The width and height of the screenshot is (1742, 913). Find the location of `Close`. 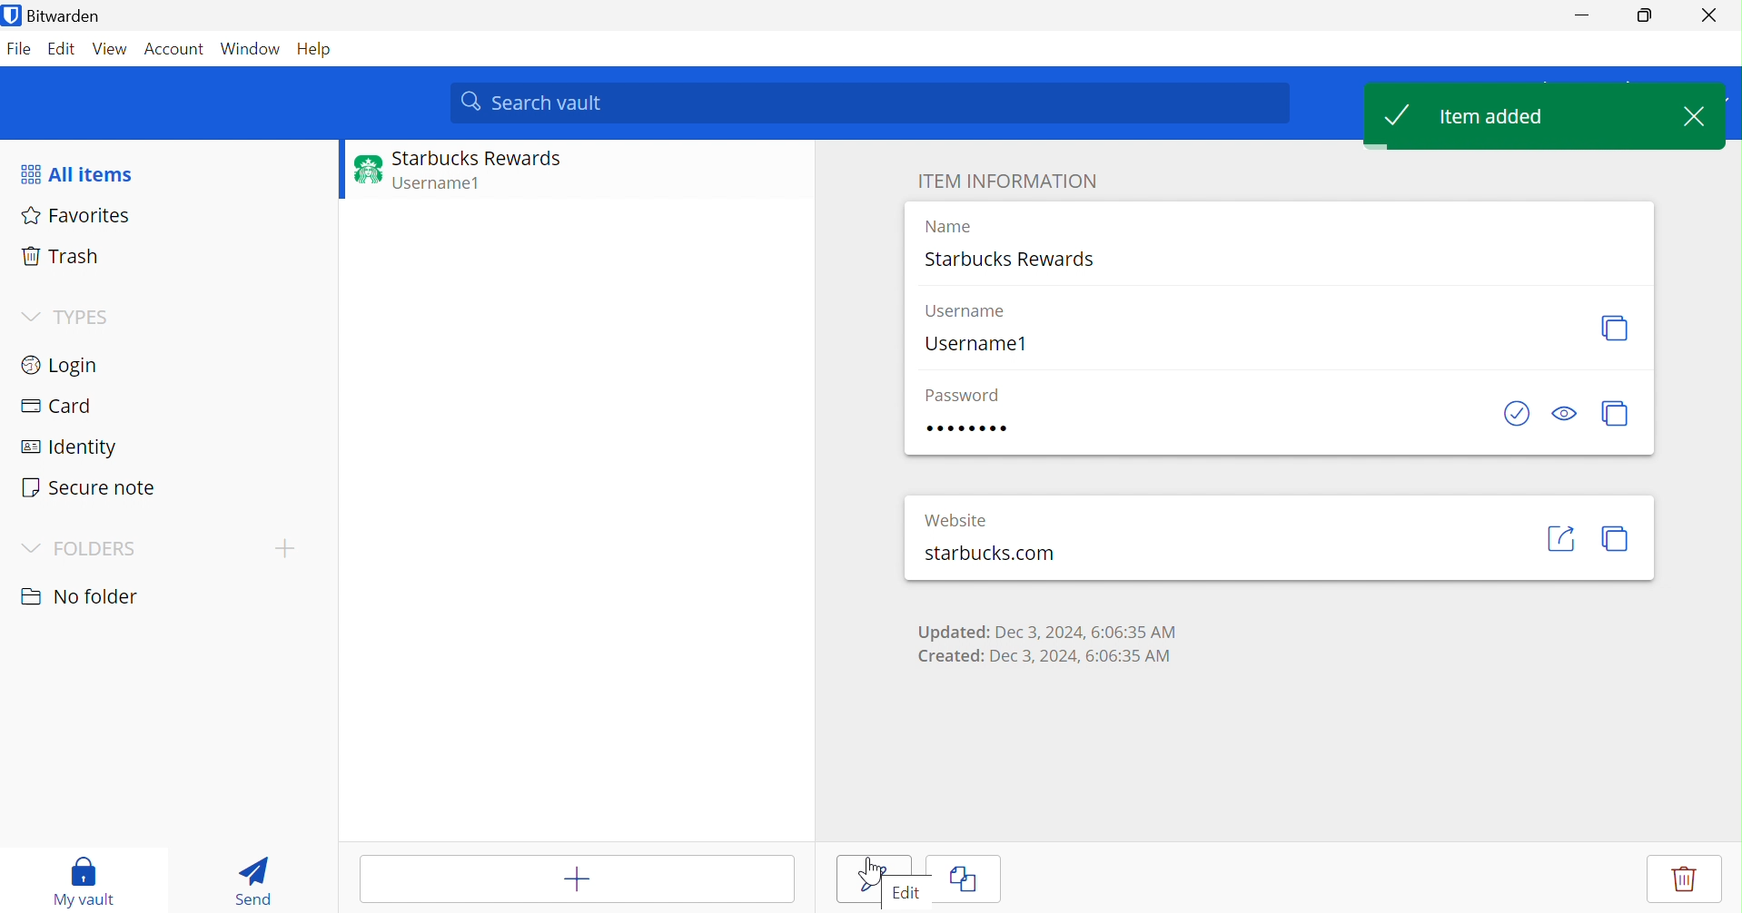

Close is located at coordinates (1694, 116).